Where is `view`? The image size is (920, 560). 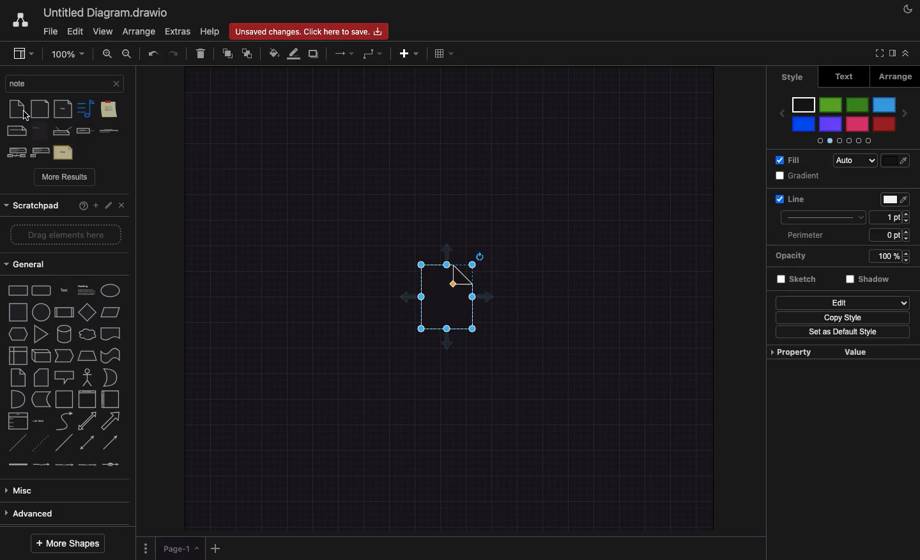 view is located at coordinates (24, 52).